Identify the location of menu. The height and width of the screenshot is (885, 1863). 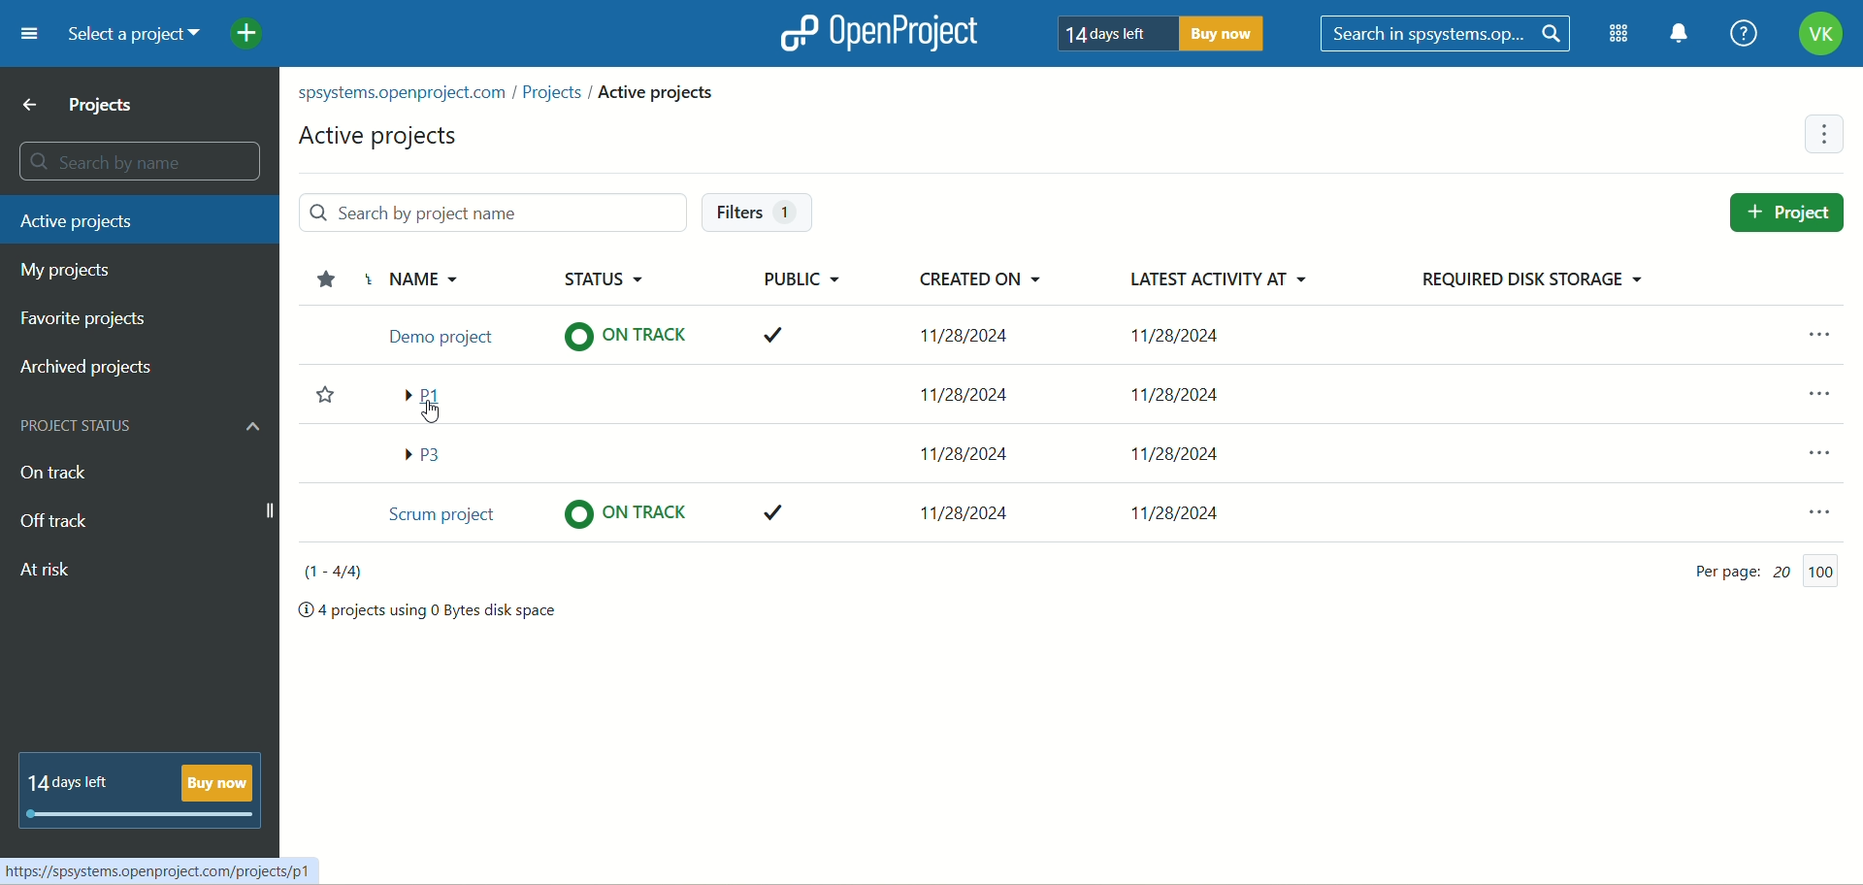
(1814, 325).